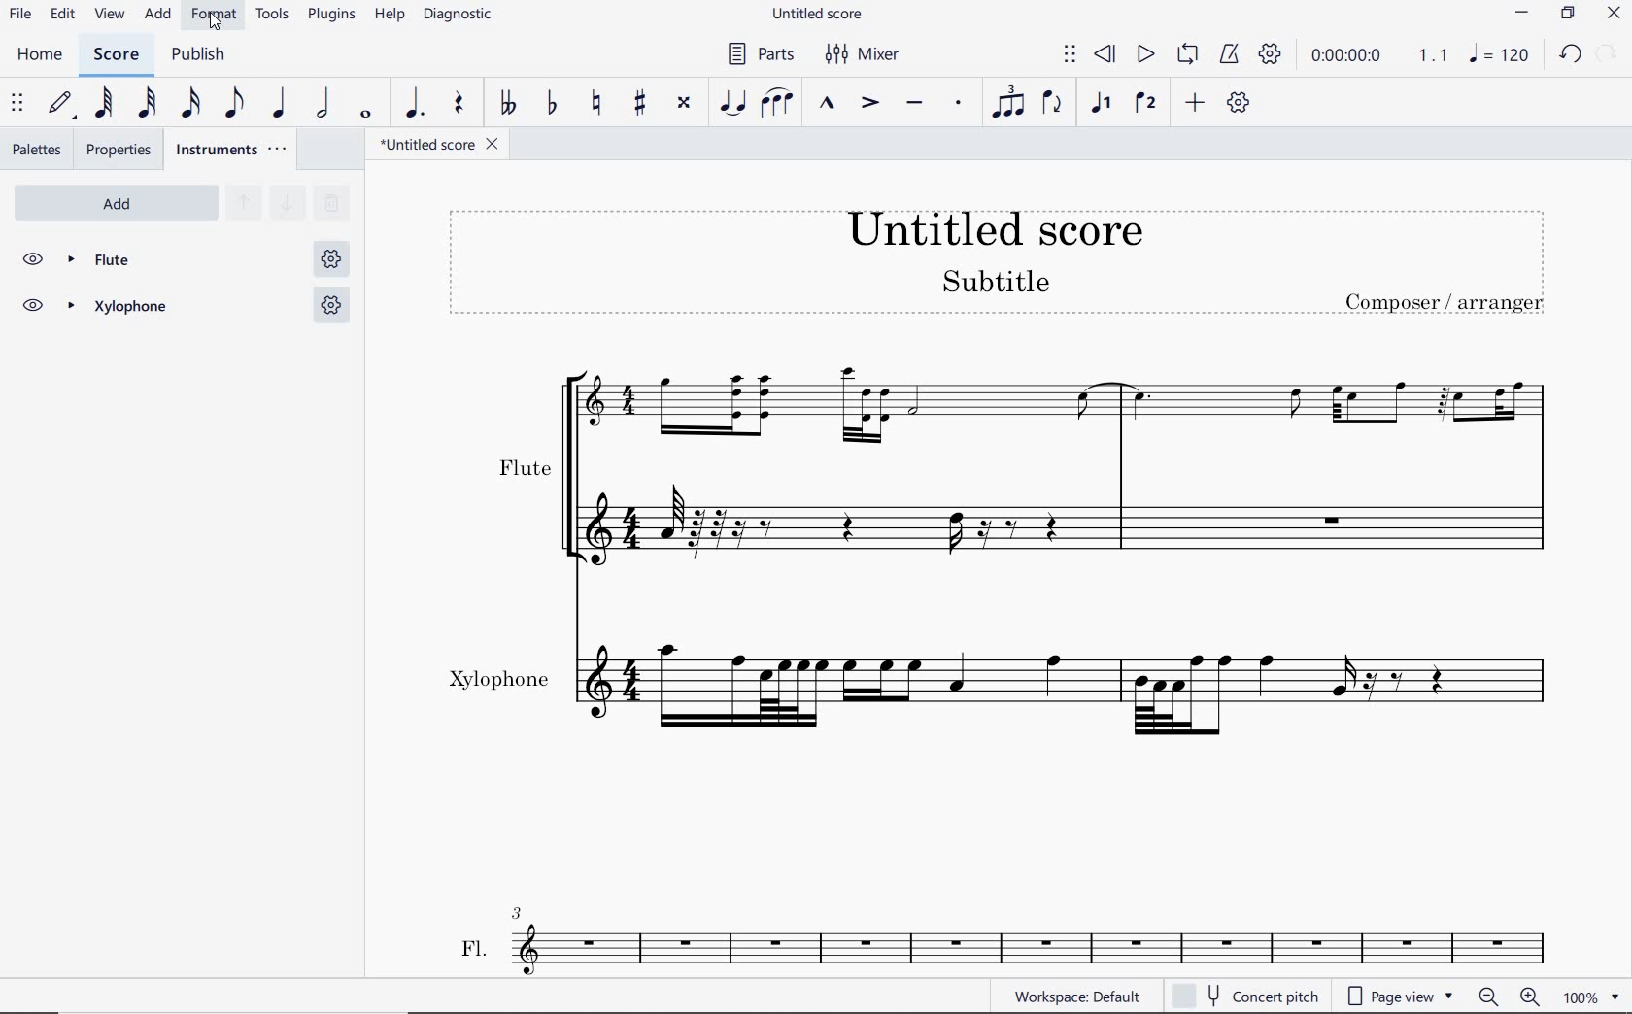 The width and height of the screenshot is (1632, 1014). What do you see at coordinates (1593, 997) in the screenshot?
I see `ZOOM FACTOR` at bounding box center [1593, 997].